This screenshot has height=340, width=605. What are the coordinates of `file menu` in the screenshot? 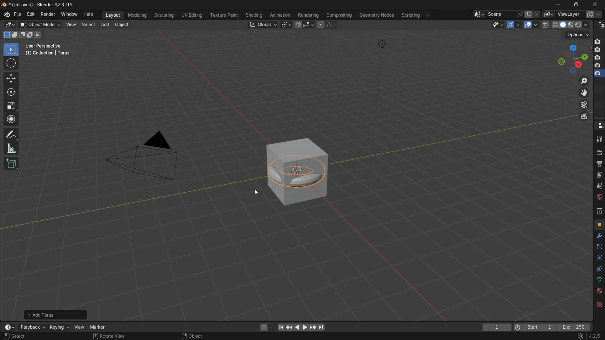 It's located at (18, 14).